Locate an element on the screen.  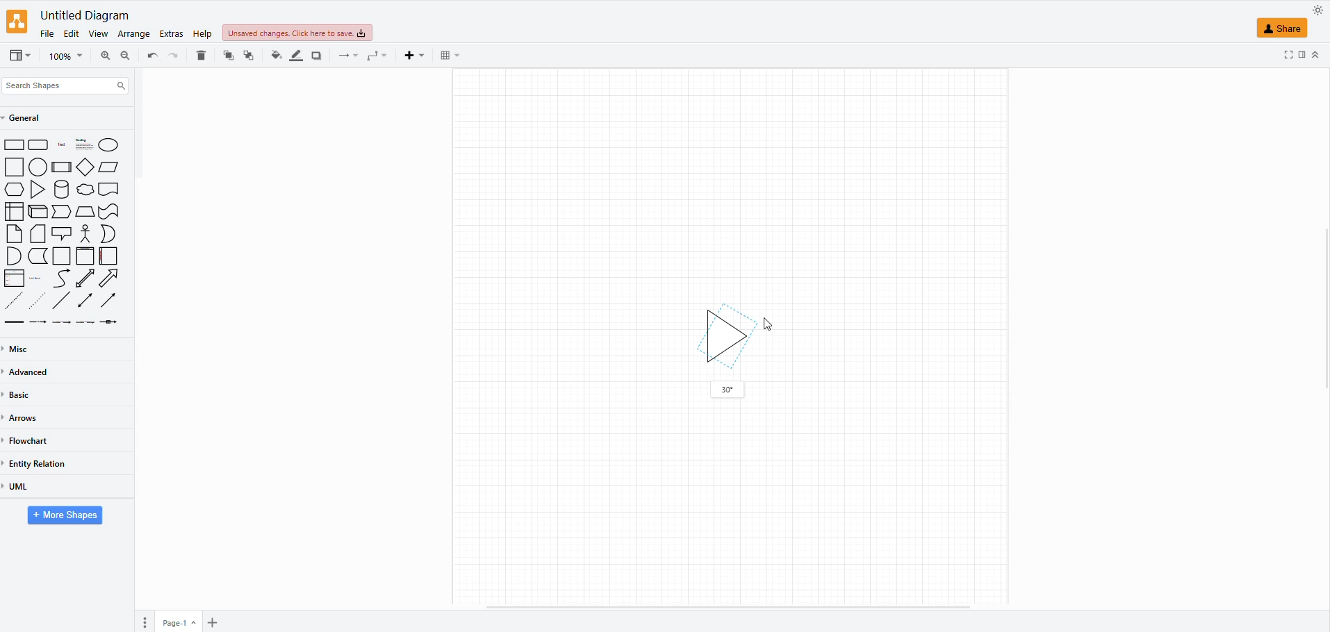
to back is located at coordinates (227, 55).